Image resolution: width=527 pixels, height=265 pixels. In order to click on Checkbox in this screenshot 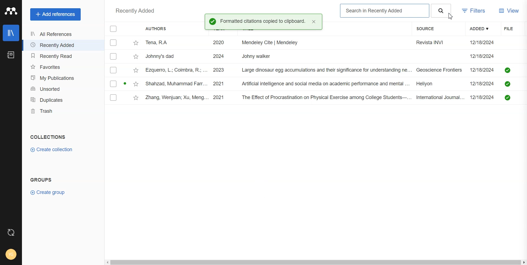, I will do `click(113, 29)`.